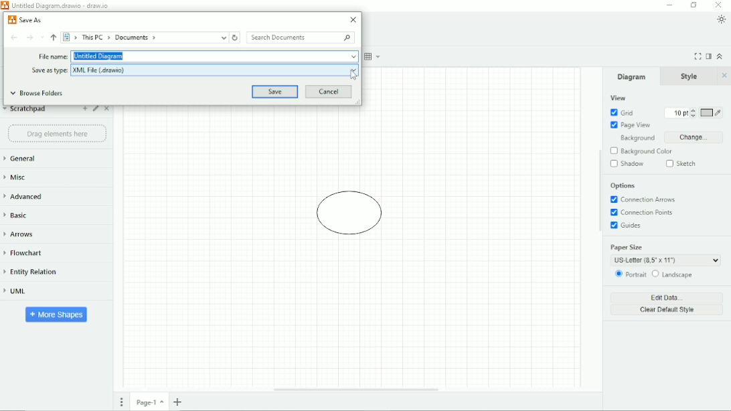 The width and height of the screenshot is (731, 411). What do you see at coordinates (694, 5) in the screenshot?
I see `Restore down` at bounding box center [694, 5].